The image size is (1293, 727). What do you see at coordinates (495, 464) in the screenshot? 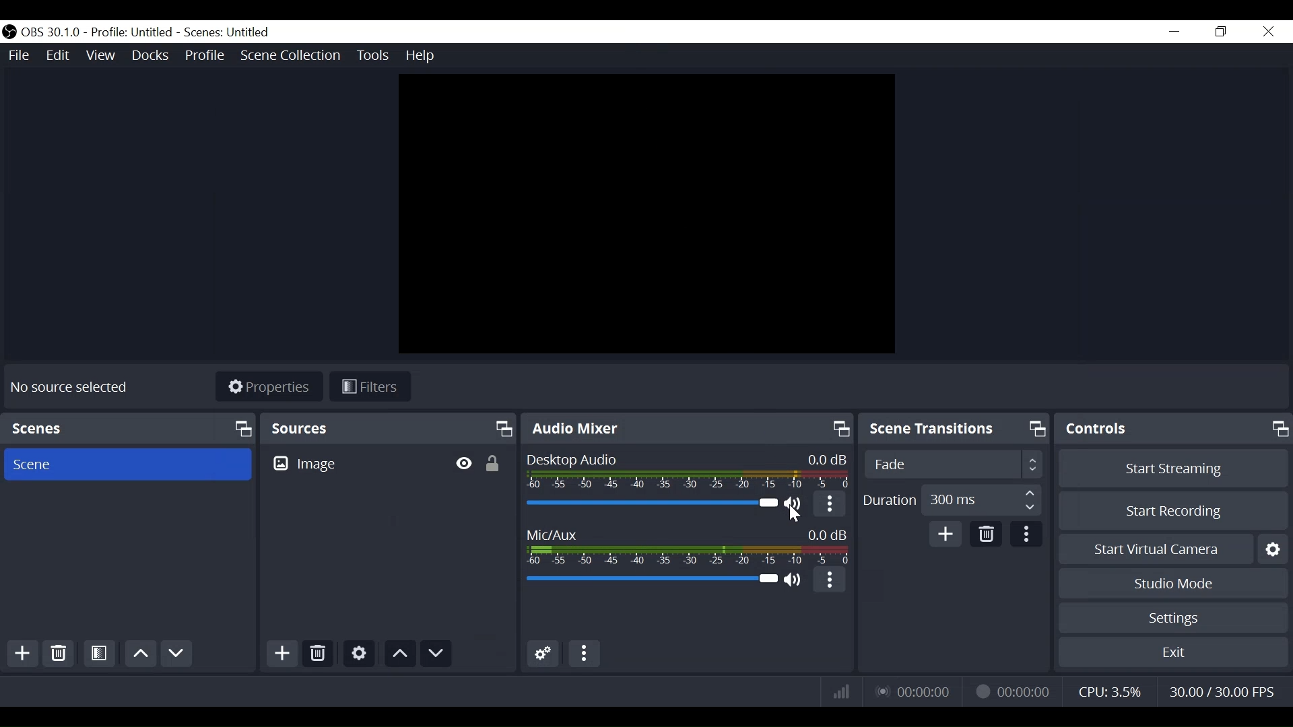
I see `(un)lock` at bounding box center [495, 464].